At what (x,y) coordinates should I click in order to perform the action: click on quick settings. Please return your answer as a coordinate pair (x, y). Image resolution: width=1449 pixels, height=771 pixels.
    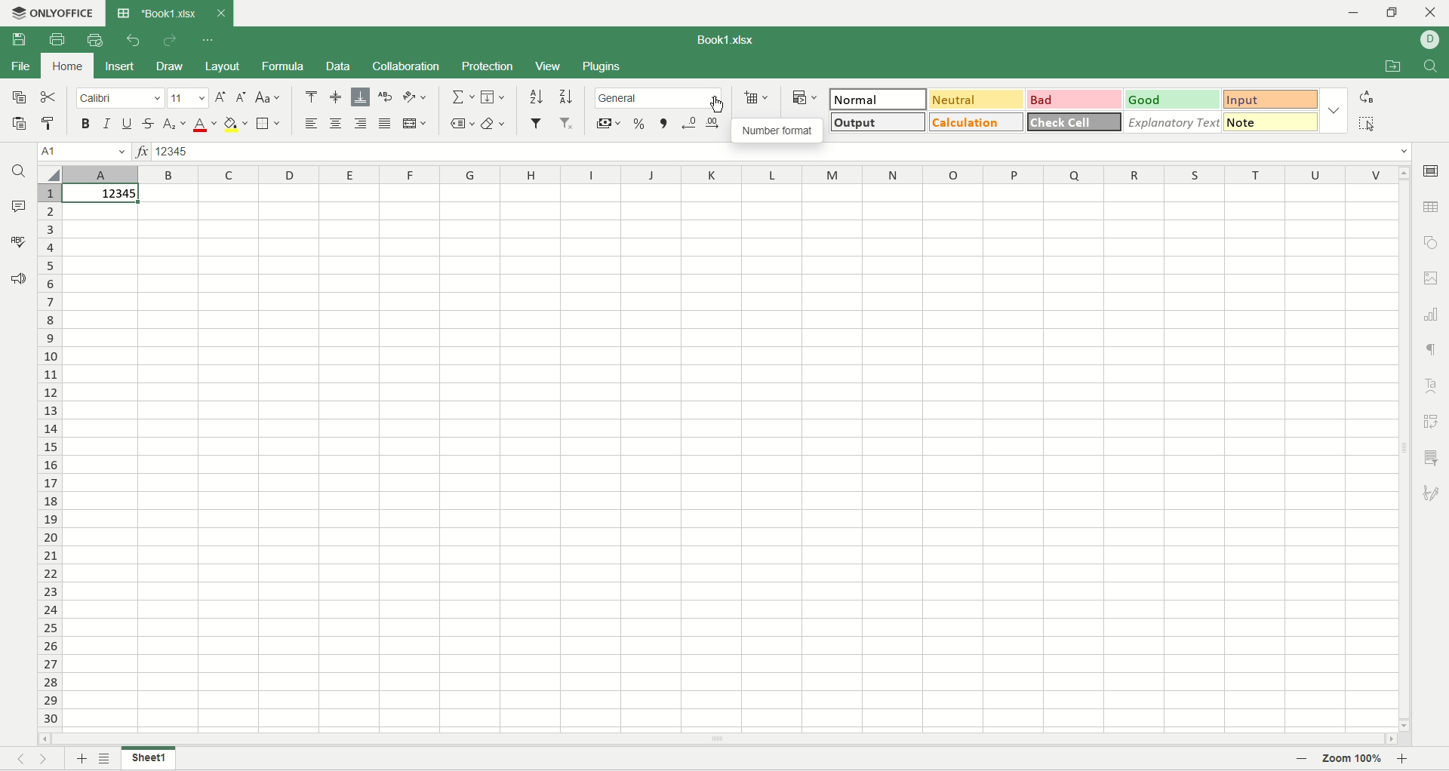
    Looking at the image, I should click on (208, 42).